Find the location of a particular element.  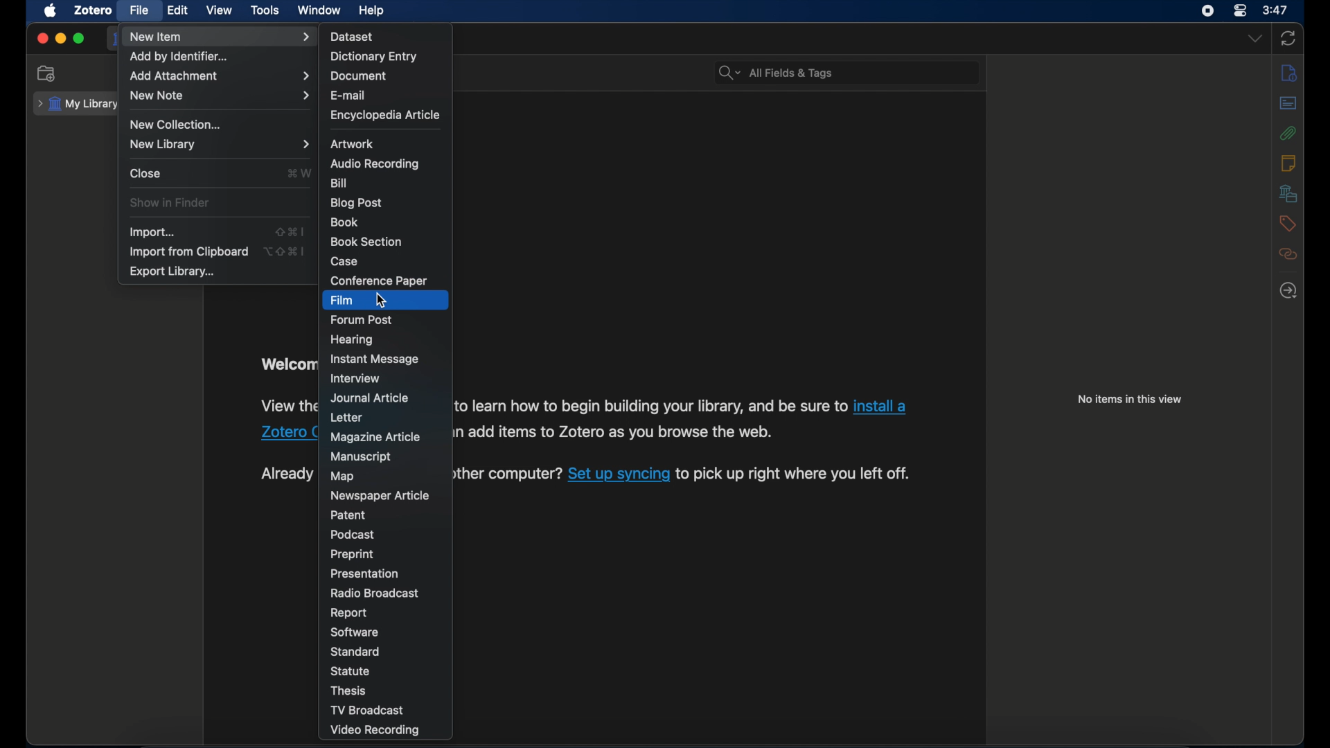

show in finder is located at coordinates (172, 203).